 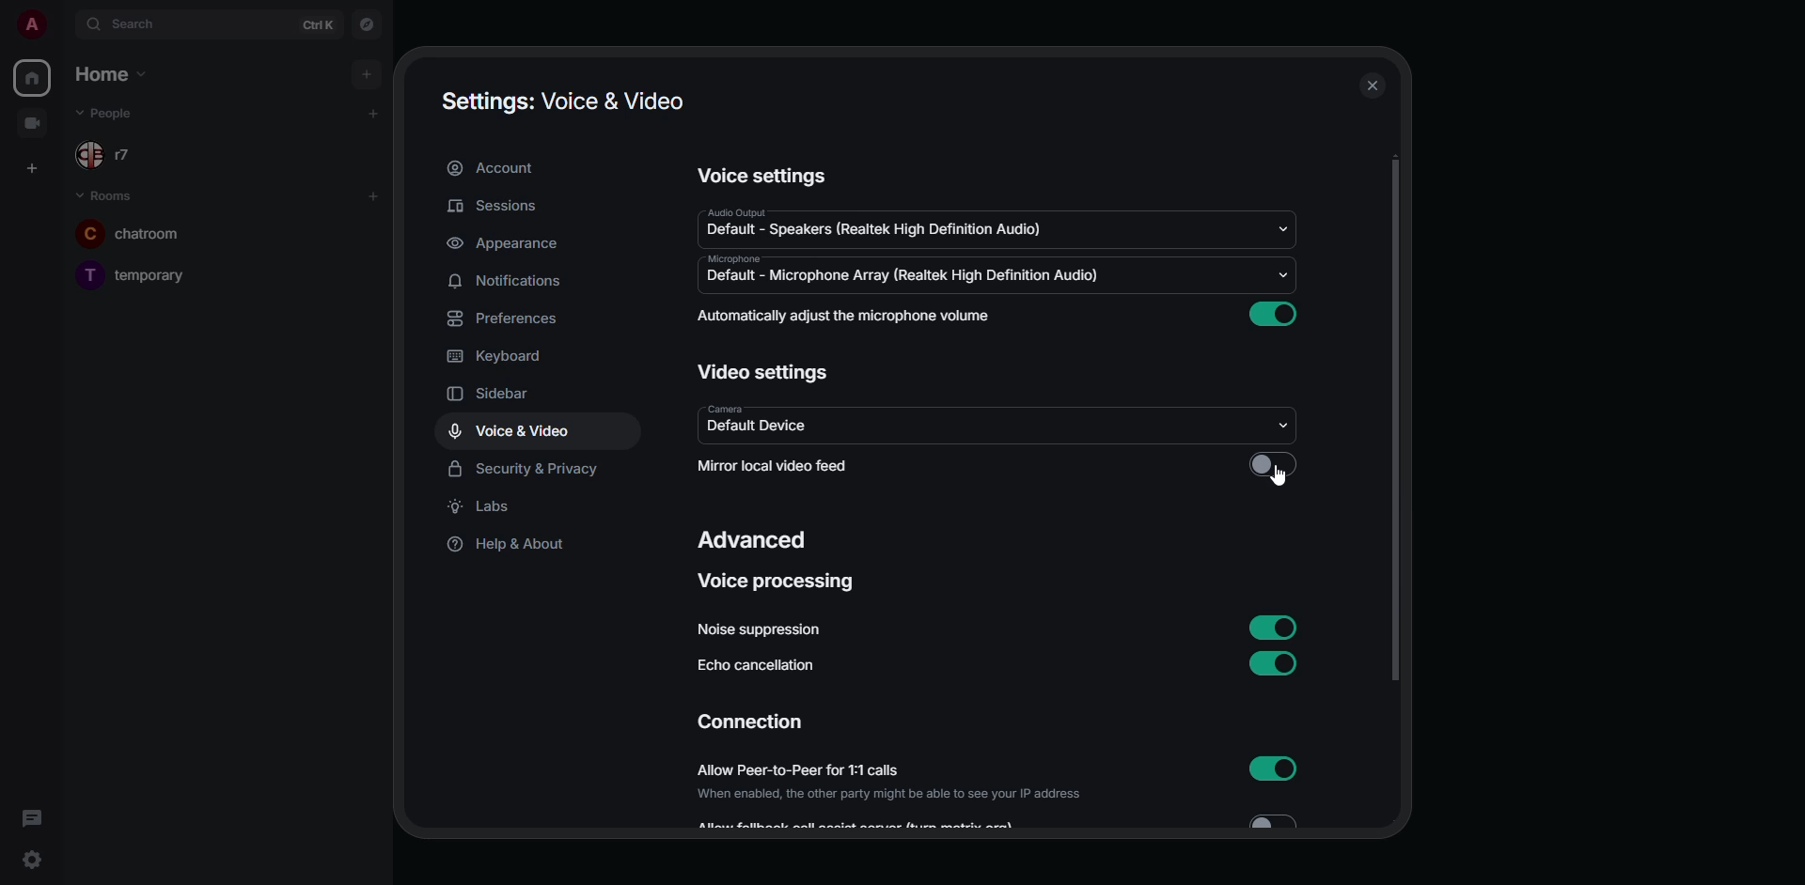 What do you see at coordinates (116, 155) in the screenshot?
I see `r7` at bounding box center [116, 155].